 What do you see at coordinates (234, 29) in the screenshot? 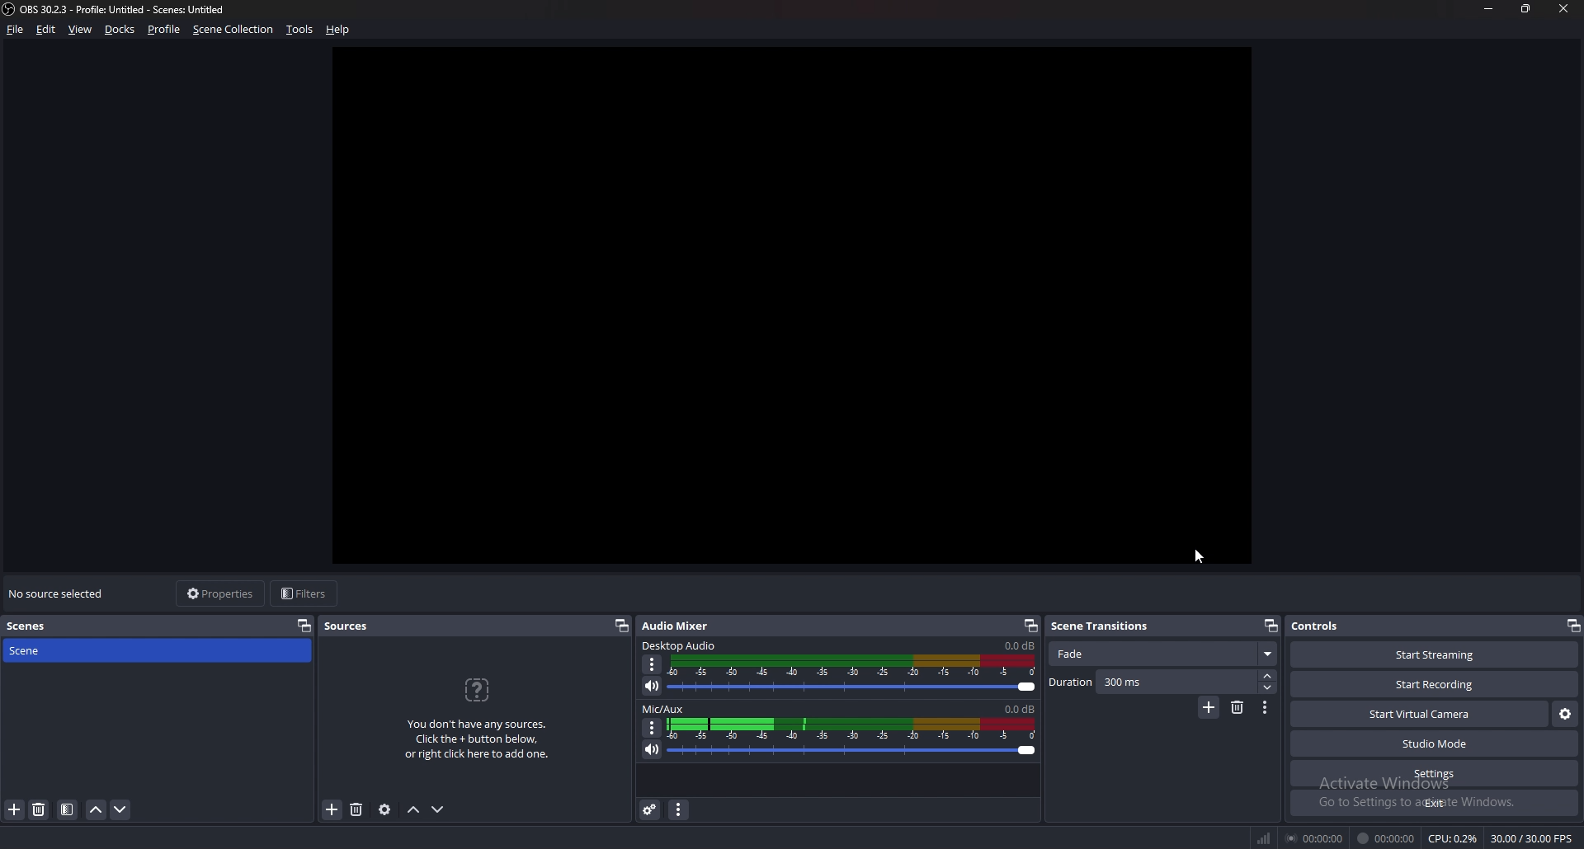
I see `scene collection` at bounding box center [234, 29].